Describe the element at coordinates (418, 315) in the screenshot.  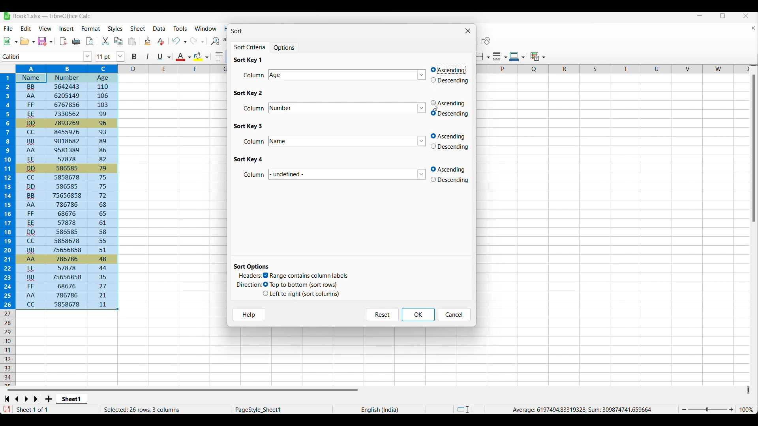
I see `Save inputs` at that location.